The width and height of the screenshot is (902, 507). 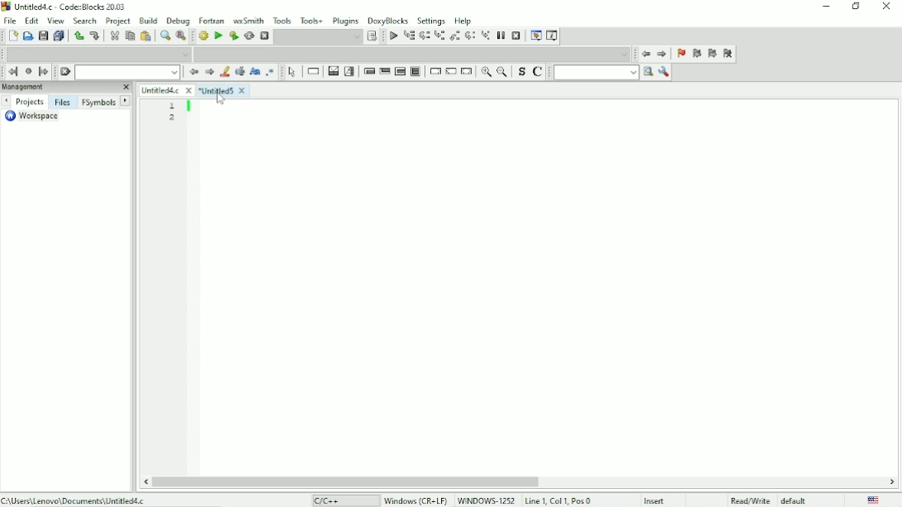 What do you see at coordinates (552, 36) in the screenshot?
I see `Various info` at bounding box center [552, 36].